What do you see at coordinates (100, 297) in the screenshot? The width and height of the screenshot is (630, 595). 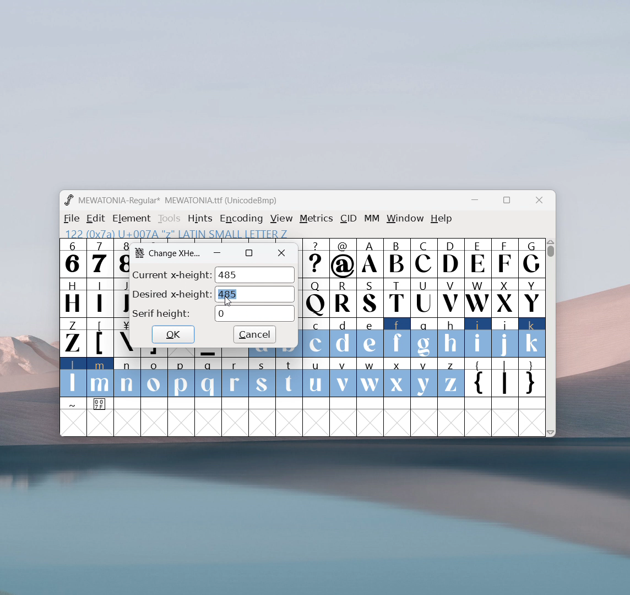 I see `I` at bounding box center [100, 297].